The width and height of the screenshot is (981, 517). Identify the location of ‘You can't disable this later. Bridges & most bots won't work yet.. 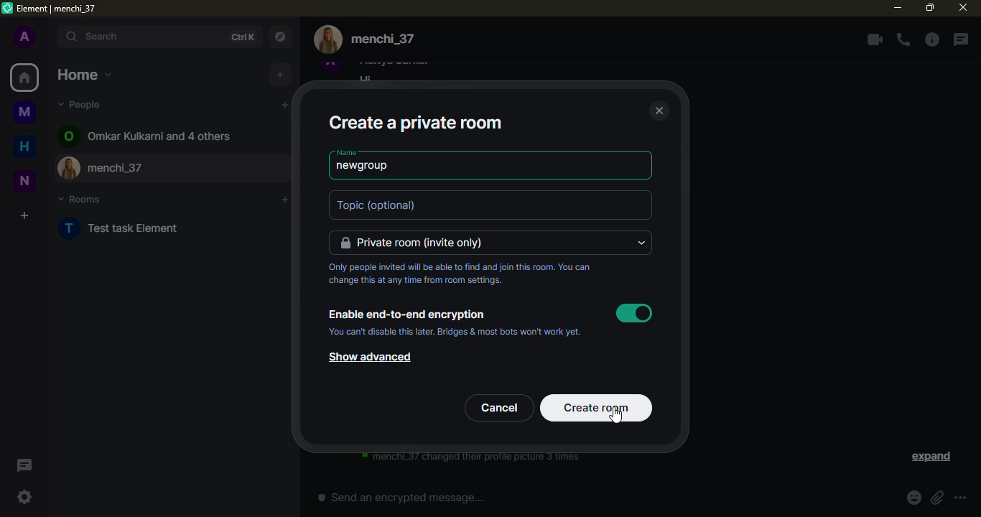
(455, 332).